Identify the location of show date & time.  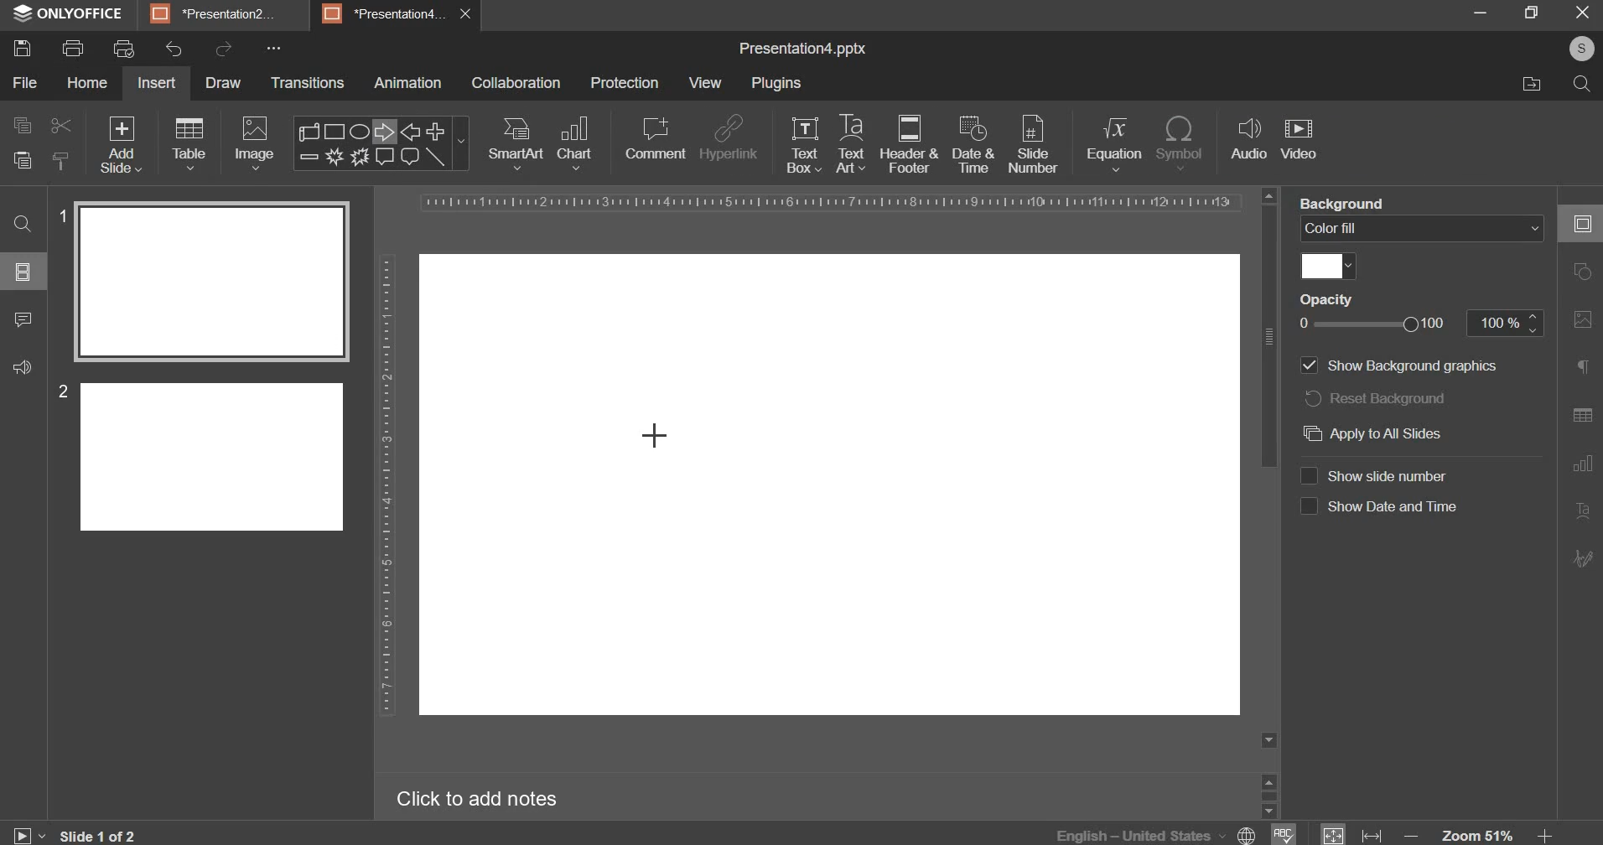
(1308, 508).